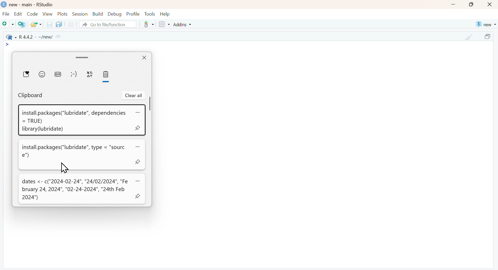  Describe the element at coordinates (138, 197) in the screenshot. I see `pin` at that location.